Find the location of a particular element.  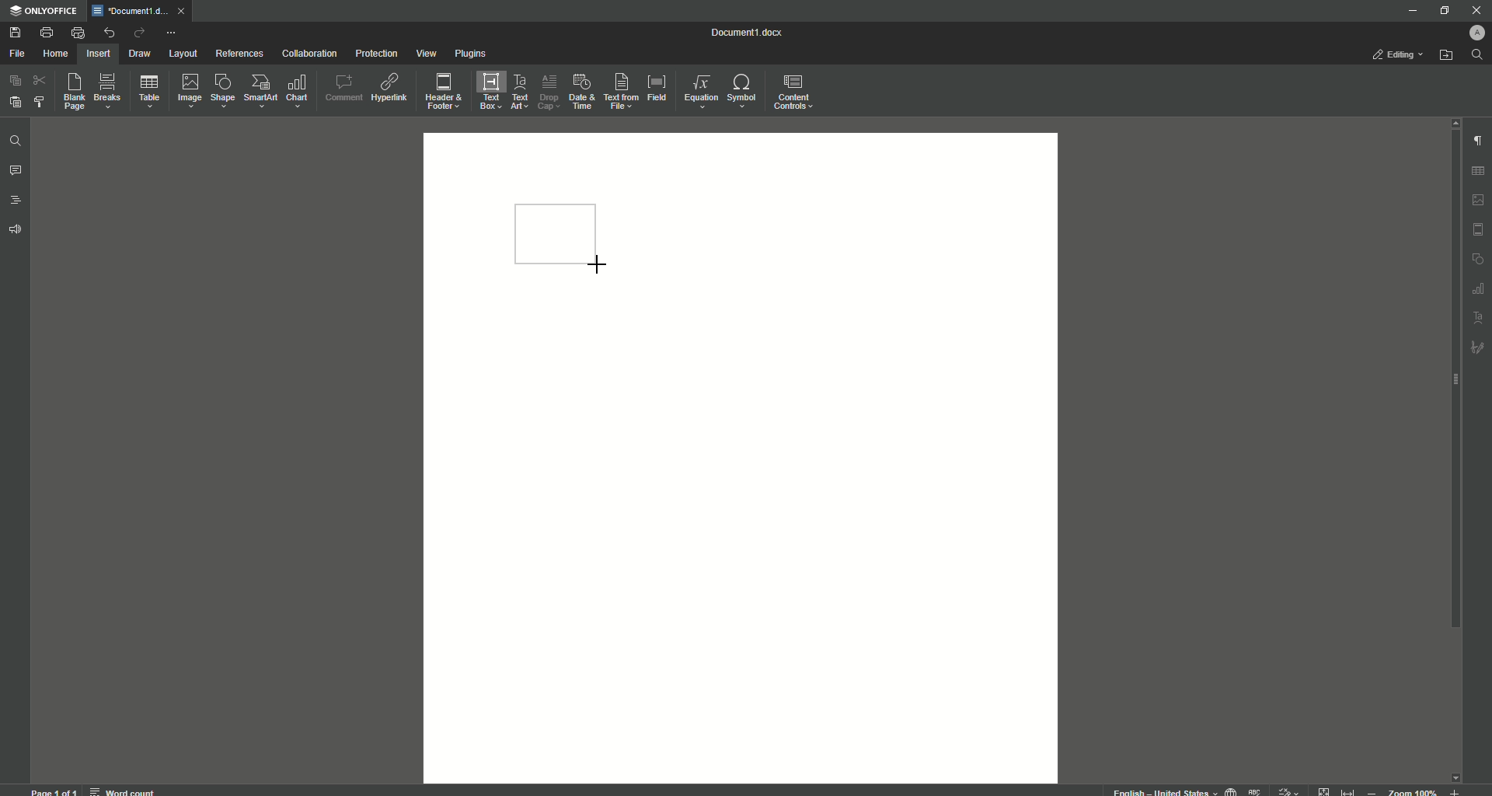

Table is located at coordinates (149, 94).